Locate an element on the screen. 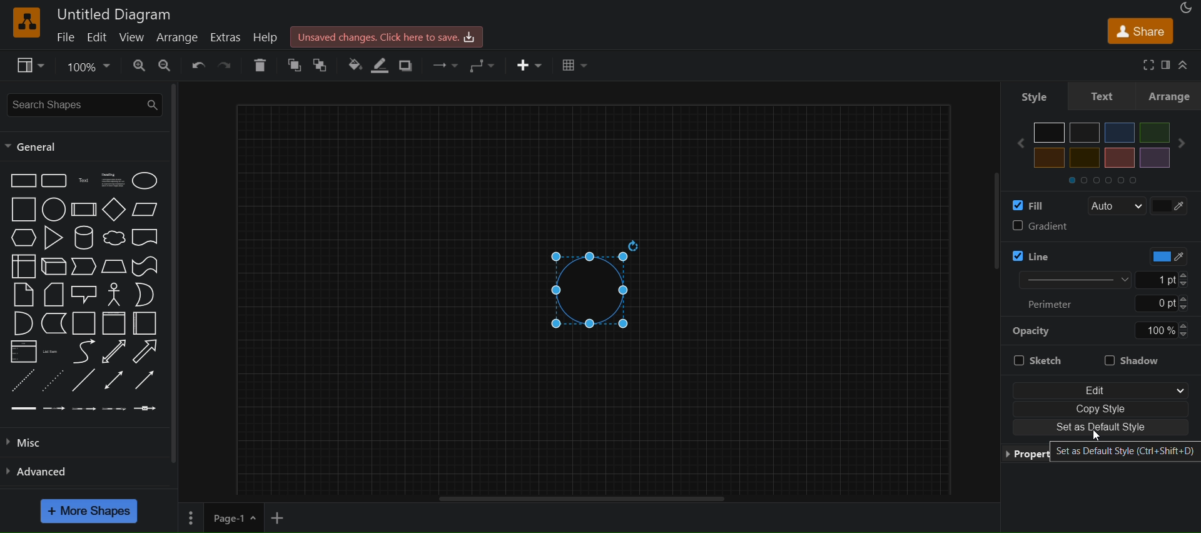 The width and height of the screenshot is (1201, 533). list is located at coordinates (23, 353).